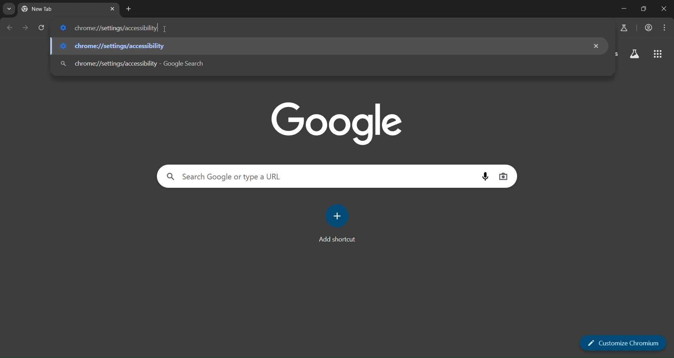 The width and height of the screenshot is (674, 358). Describe the element at coordinates (624, 344) in the screenshot. I see `Customize Chromium` at that location.